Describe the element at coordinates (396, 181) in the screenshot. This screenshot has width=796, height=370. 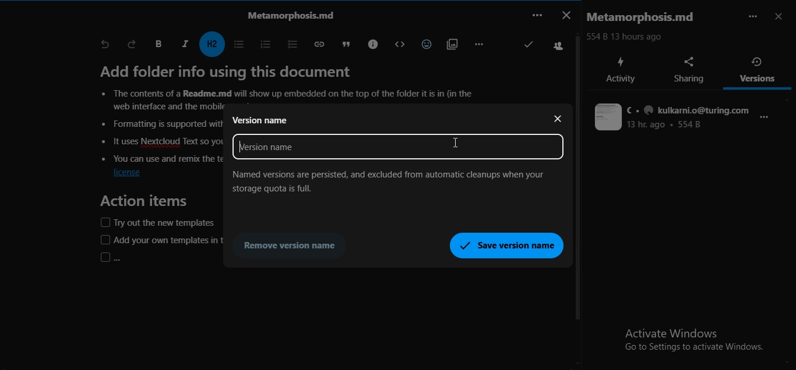
I see `text` at that location.